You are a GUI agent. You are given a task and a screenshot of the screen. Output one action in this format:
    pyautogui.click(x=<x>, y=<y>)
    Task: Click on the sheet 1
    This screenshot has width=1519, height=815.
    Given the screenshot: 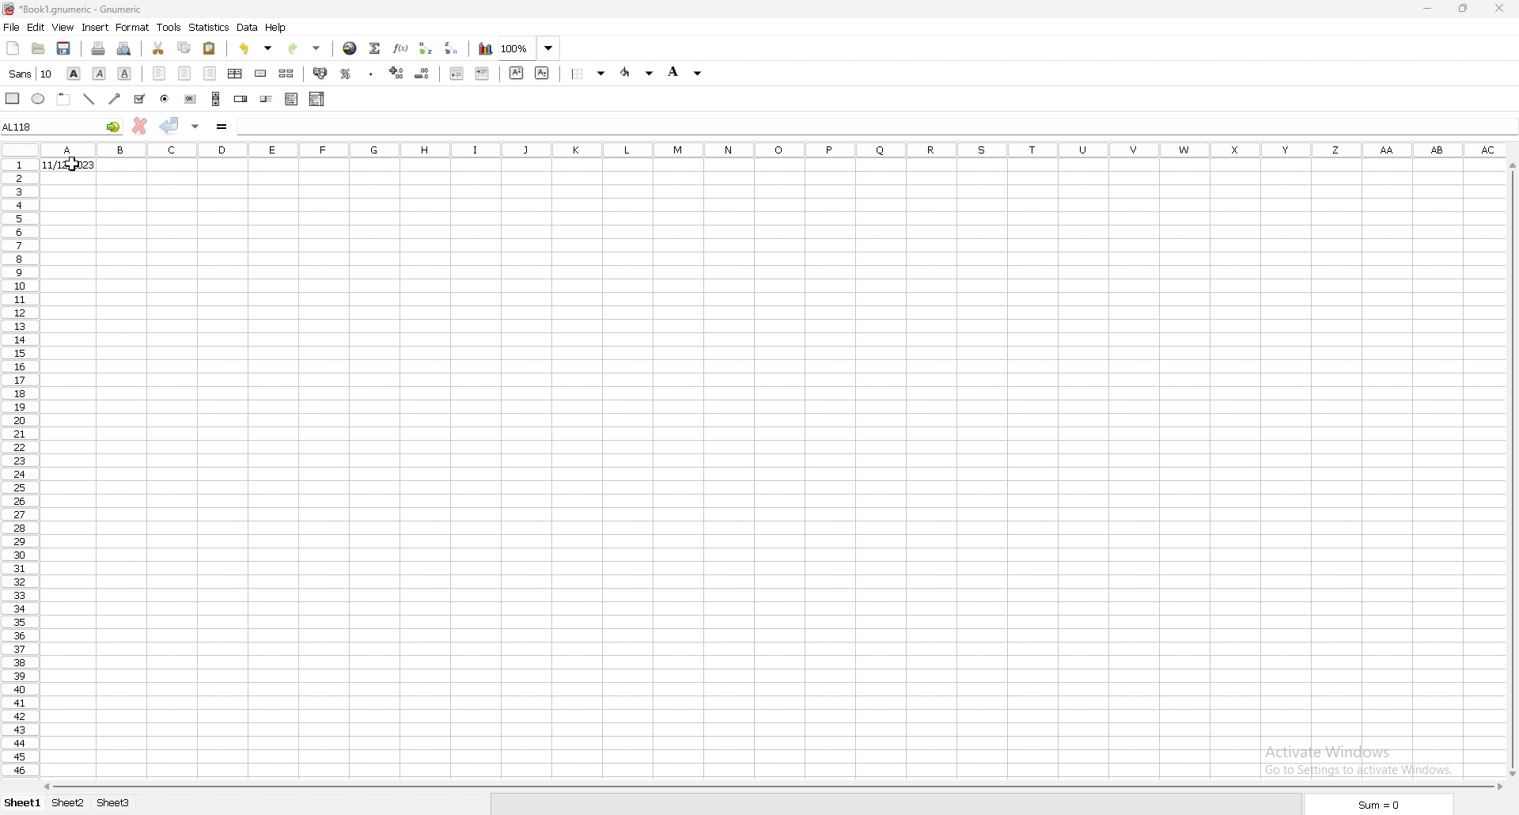 What is the action you would take?
    pyautogui.click(x=24, y=803)
    